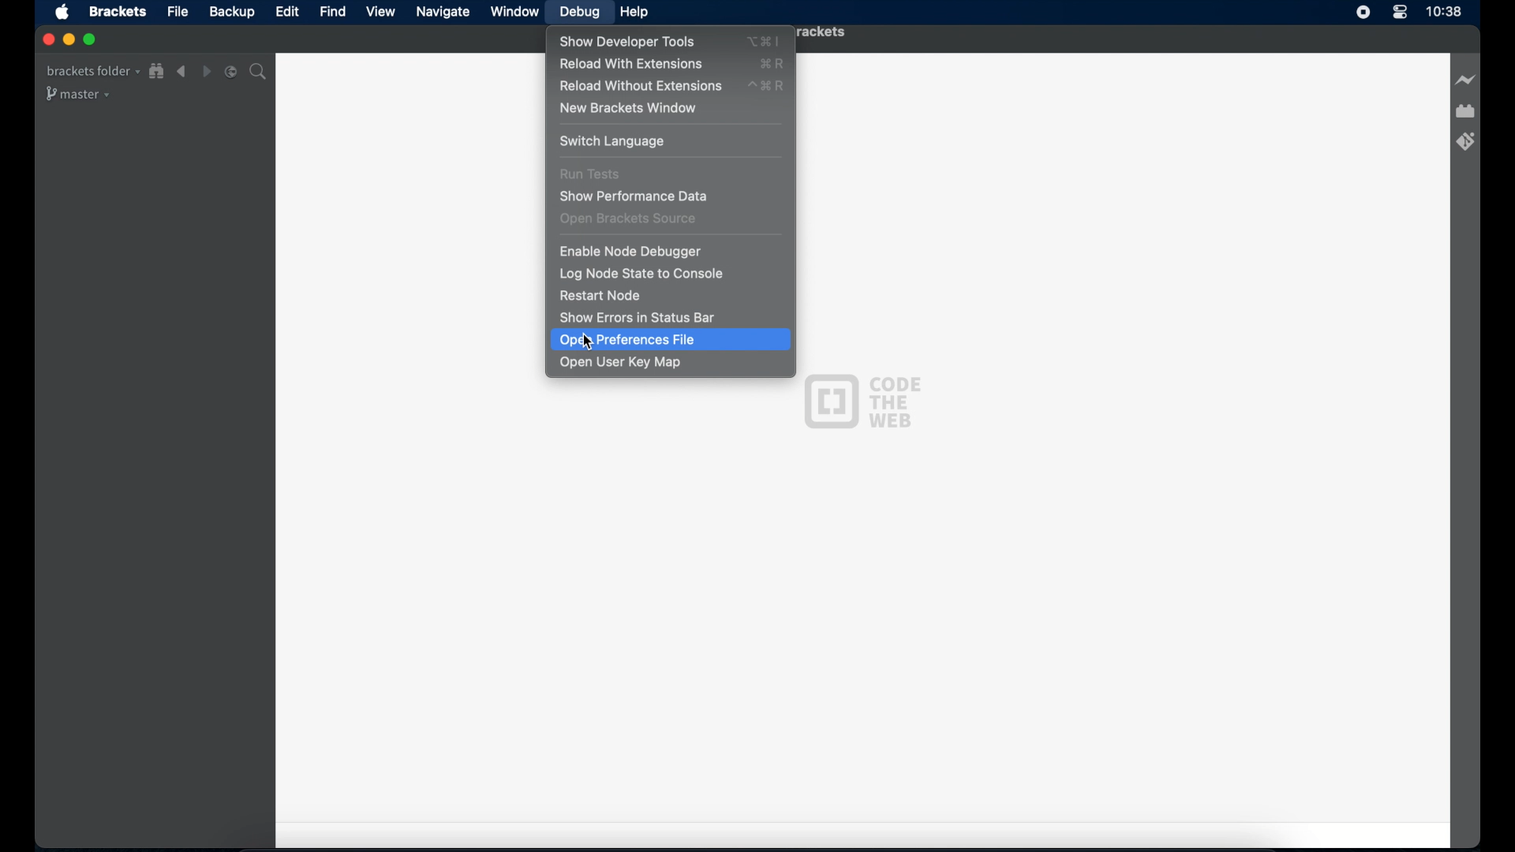  What do you see at coordinates (157, 71) in the screenshot?
I see `show file in  tree` at bounding box center [157, 71].